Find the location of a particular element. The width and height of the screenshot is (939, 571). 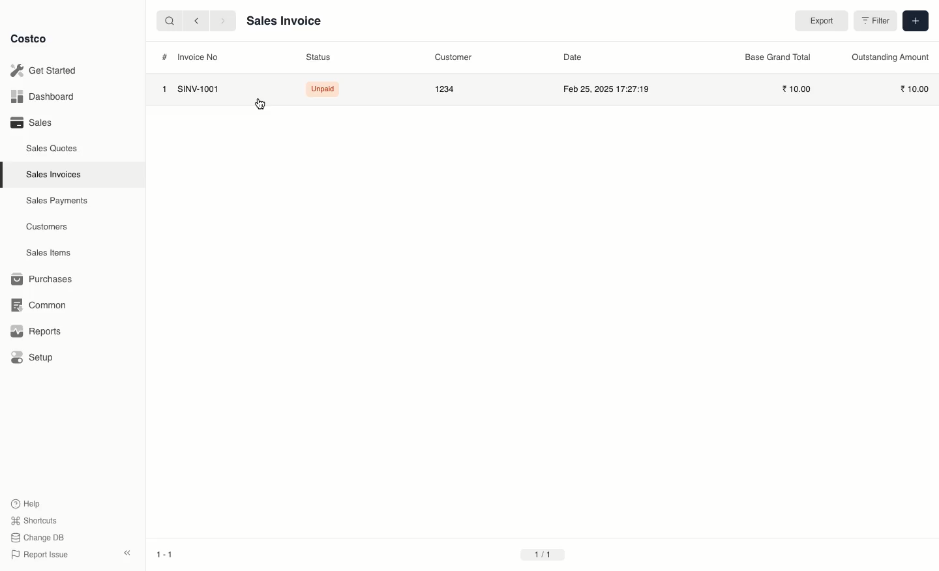

Feb 25, 2025 17:27:19 is located at coordinates (609, 91).